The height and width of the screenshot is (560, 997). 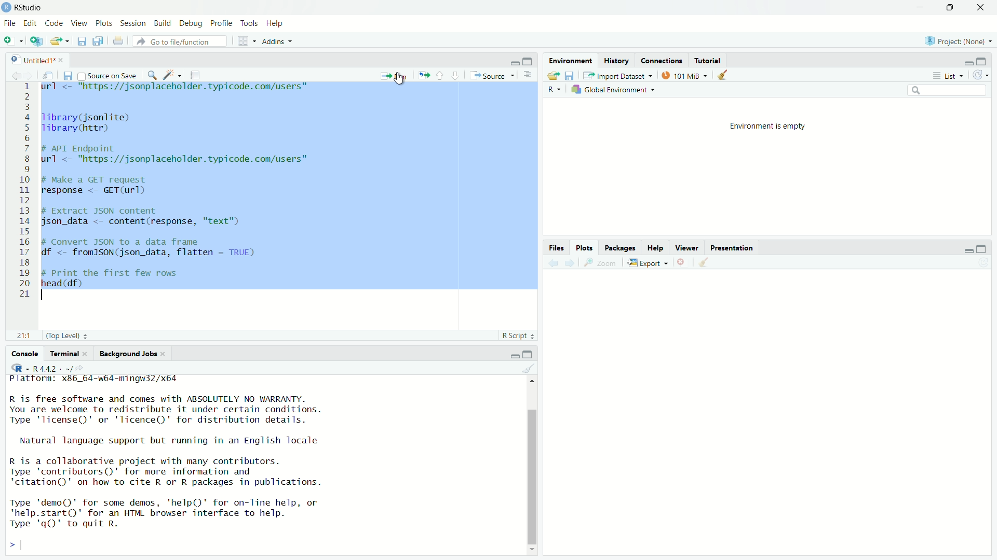 What do you see at coordinates (948, 92) in the screenshot?
I see `Search` at bounding box center [948, 92].